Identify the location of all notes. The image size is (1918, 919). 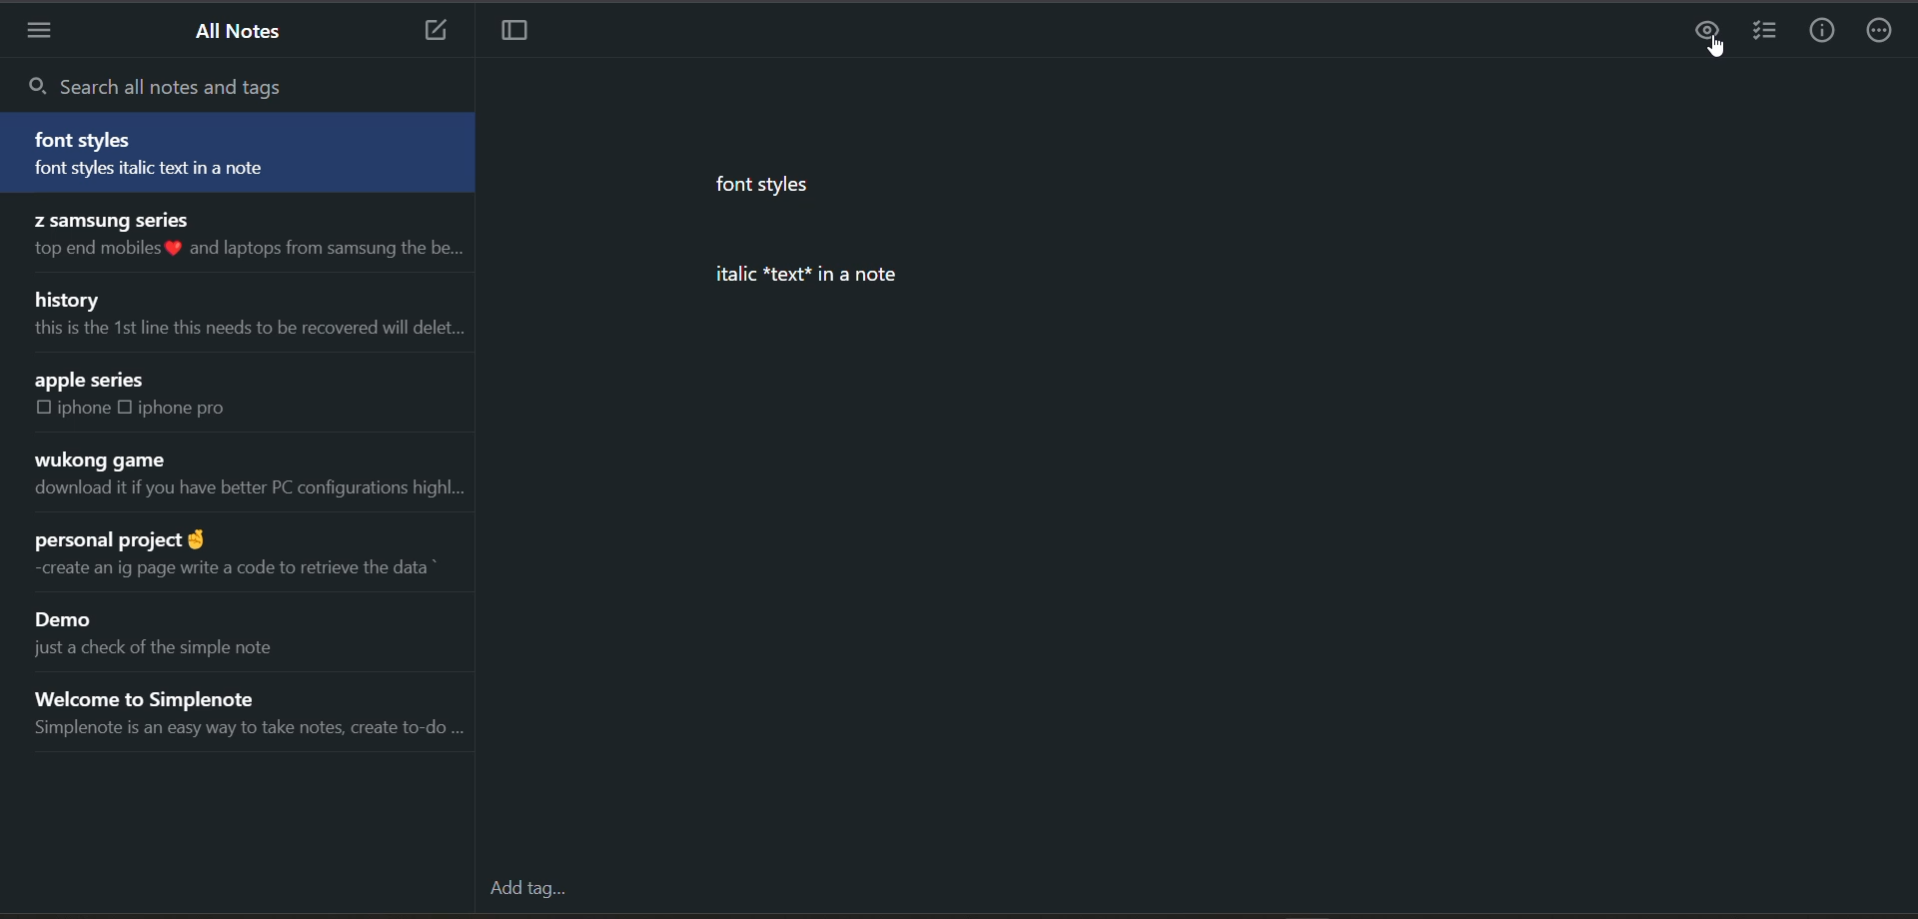
(244, 36).